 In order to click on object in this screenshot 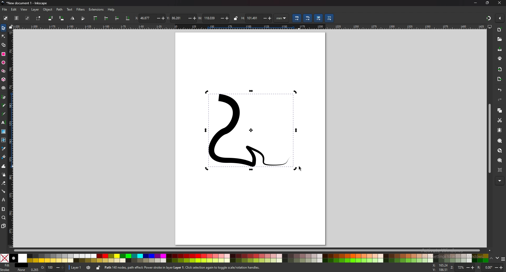, I will do `click(48, 9)`.